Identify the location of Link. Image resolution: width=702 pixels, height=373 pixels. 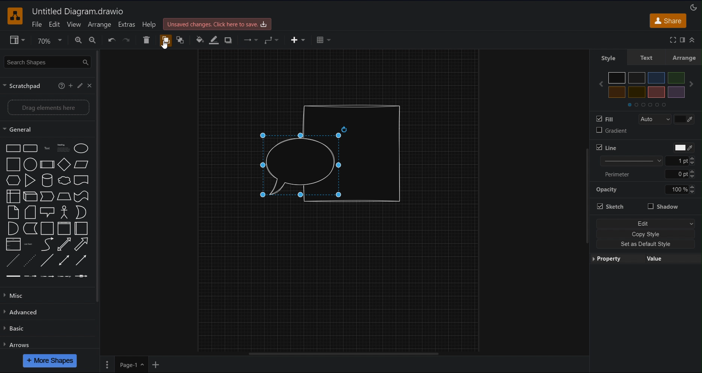
(13, 276).